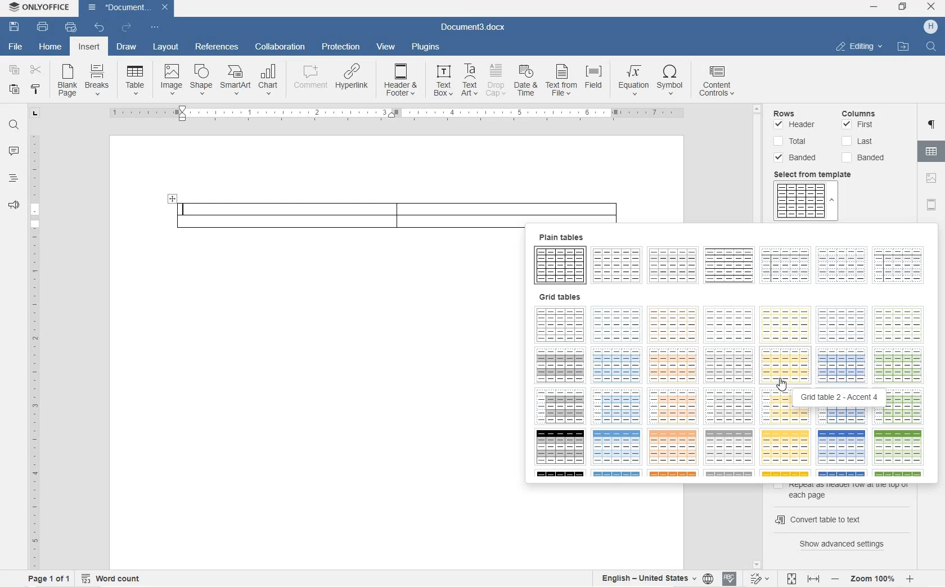 This screenshot has height=587, width=945. I want to click on Image, so click(172, 78).